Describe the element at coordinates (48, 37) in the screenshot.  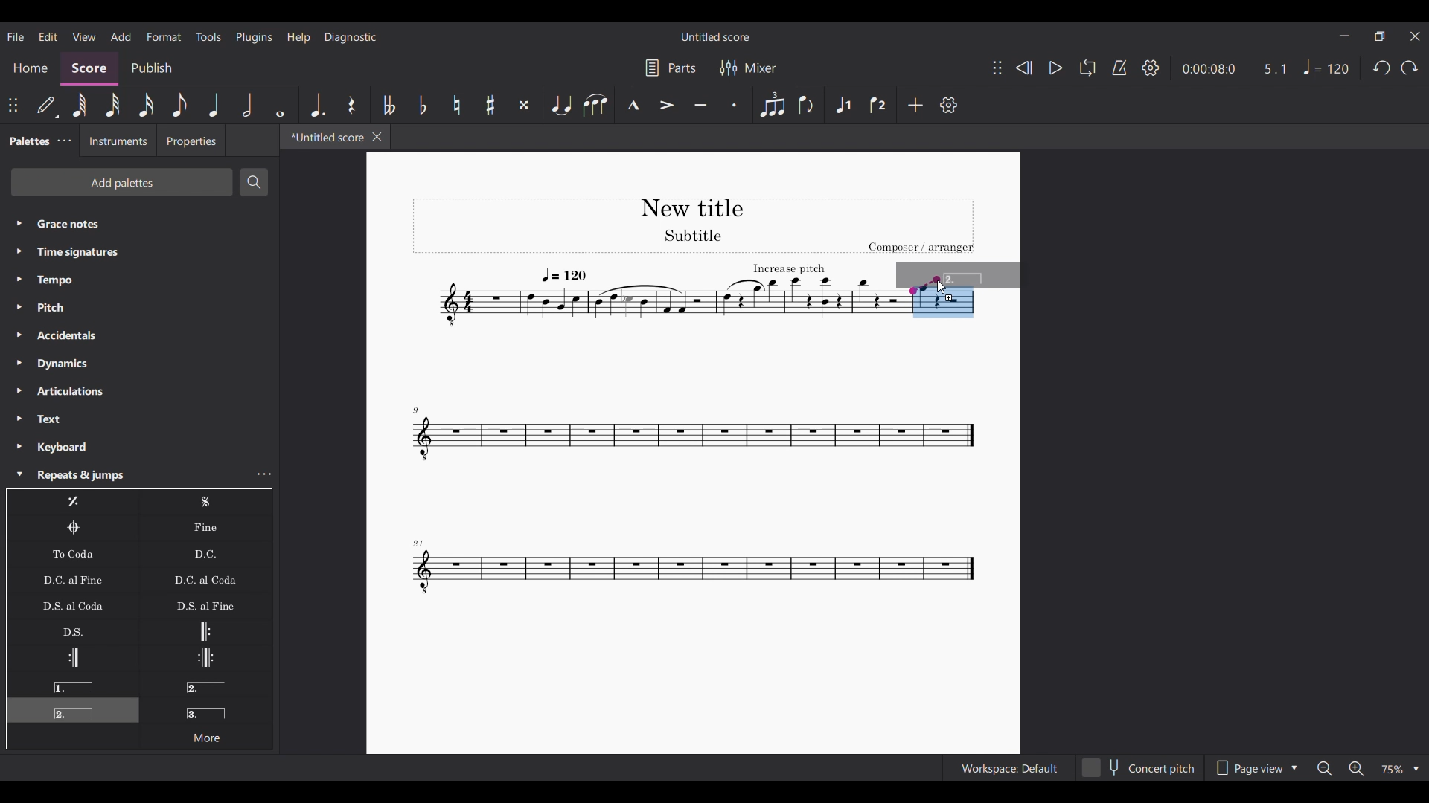
I see `Edit menu` at that location.